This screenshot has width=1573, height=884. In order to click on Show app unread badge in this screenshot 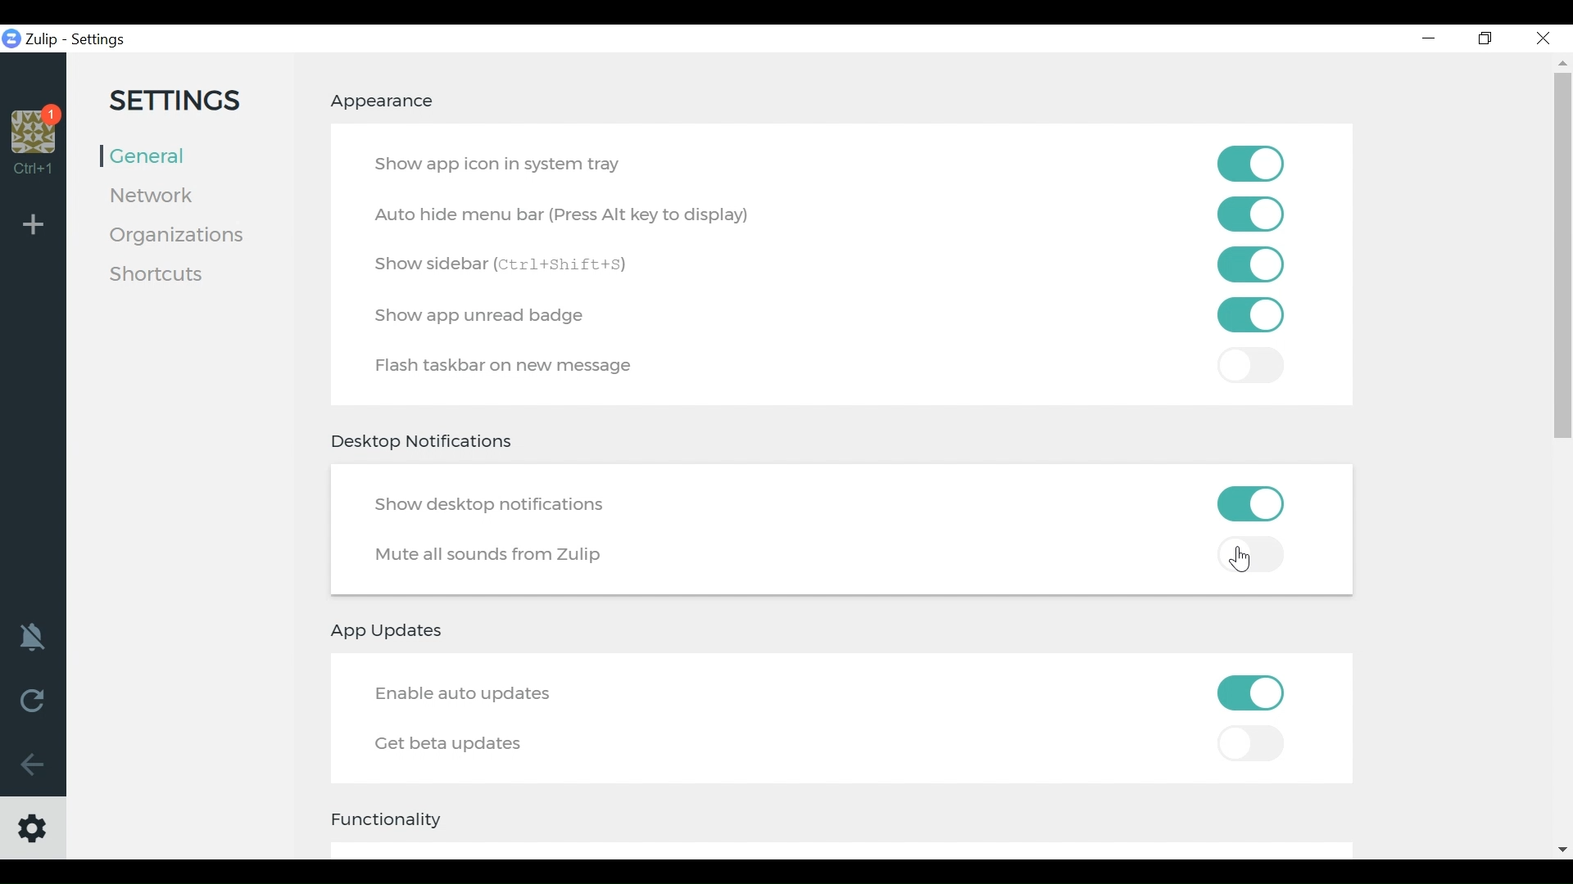, I will do `click(486, 316)`.